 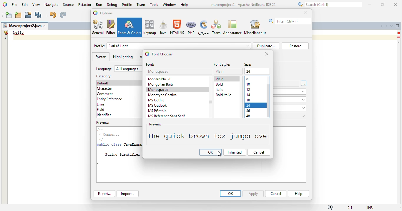 I want to click on Inherited, so click(x=235, y=152).